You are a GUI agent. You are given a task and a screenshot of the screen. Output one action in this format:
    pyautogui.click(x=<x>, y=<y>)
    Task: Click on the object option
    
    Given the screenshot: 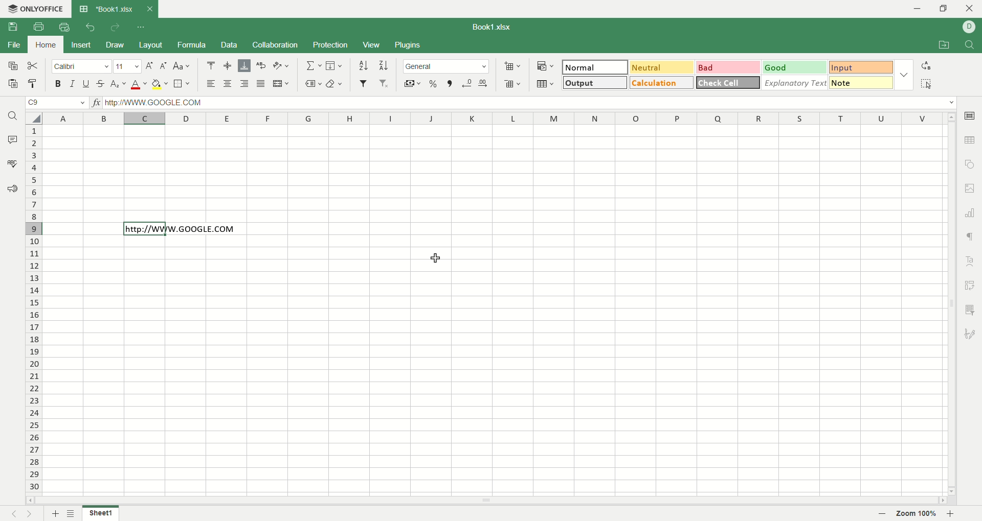 What is the action you would take?
    pyautogui.click(x=971, y=163)
    